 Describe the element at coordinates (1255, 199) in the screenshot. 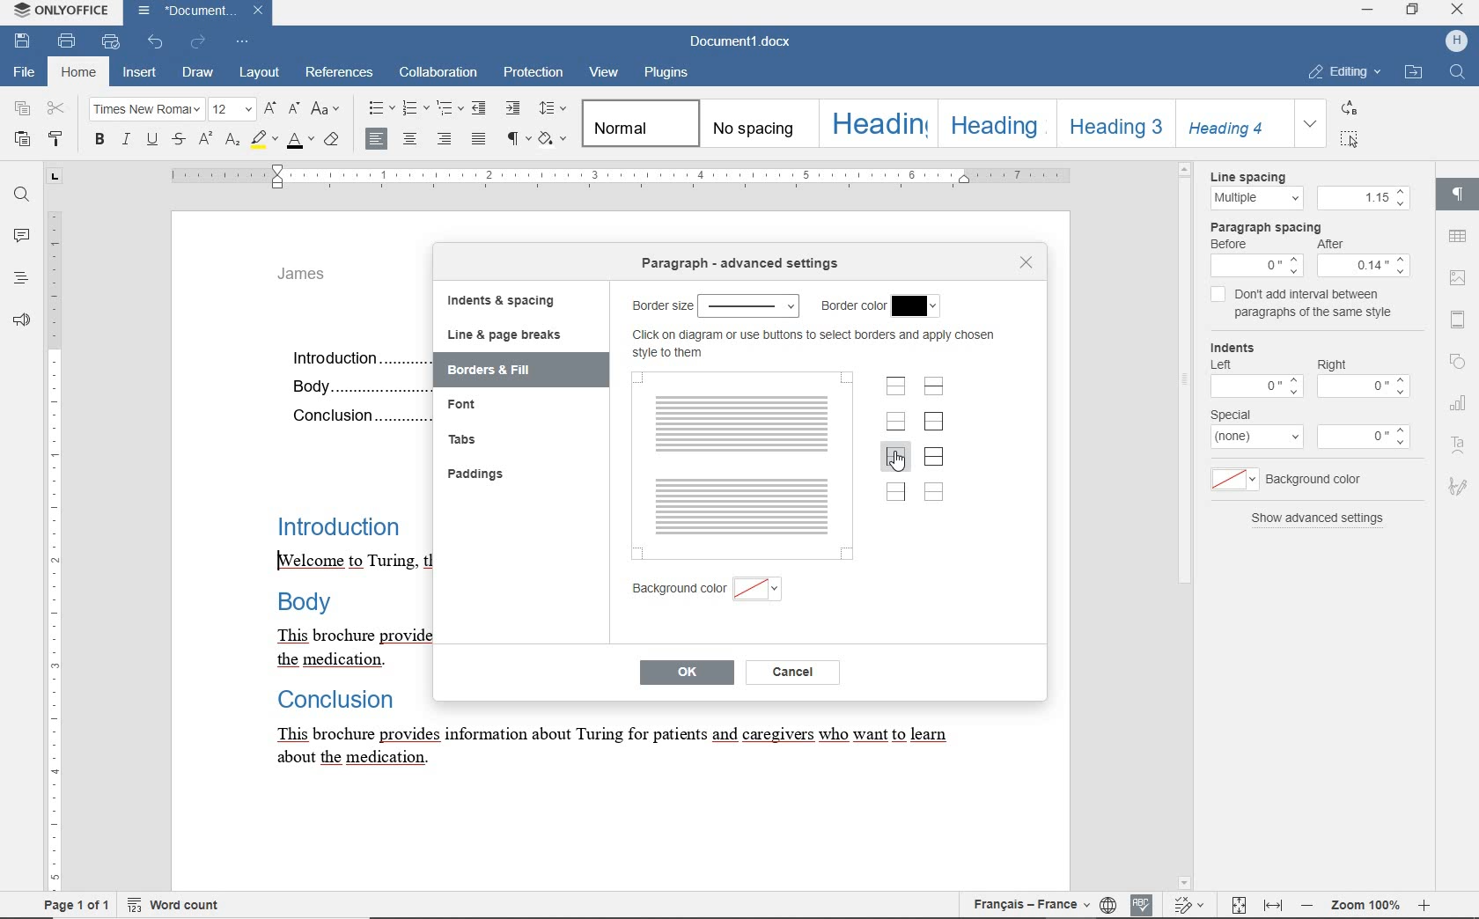

I see `Multiple` at that location.